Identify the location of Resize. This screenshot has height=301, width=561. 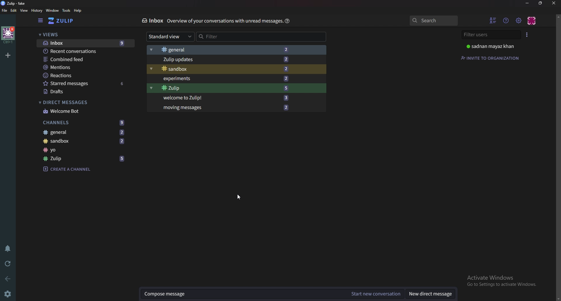
(541, 4).